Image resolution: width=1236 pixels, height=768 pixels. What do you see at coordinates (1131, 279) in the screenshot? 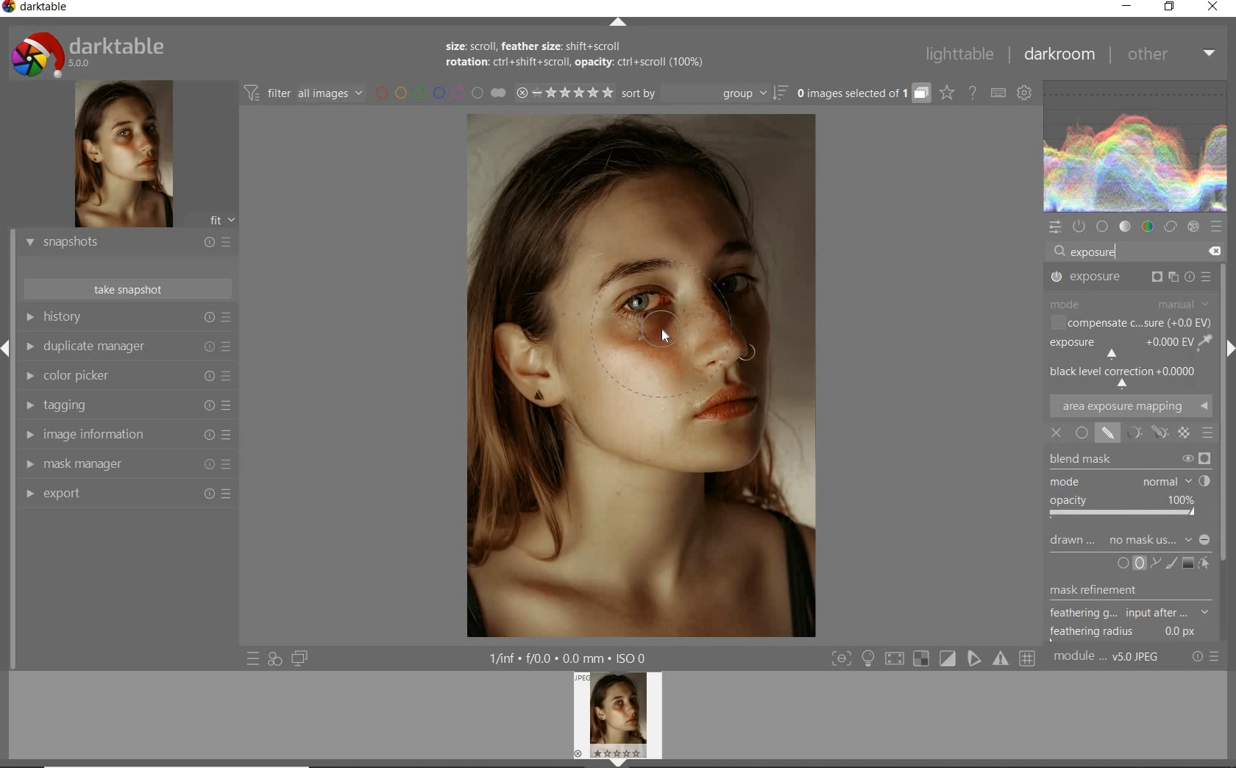
I see `EXPOSURE` at bounding box center [1131, 279].